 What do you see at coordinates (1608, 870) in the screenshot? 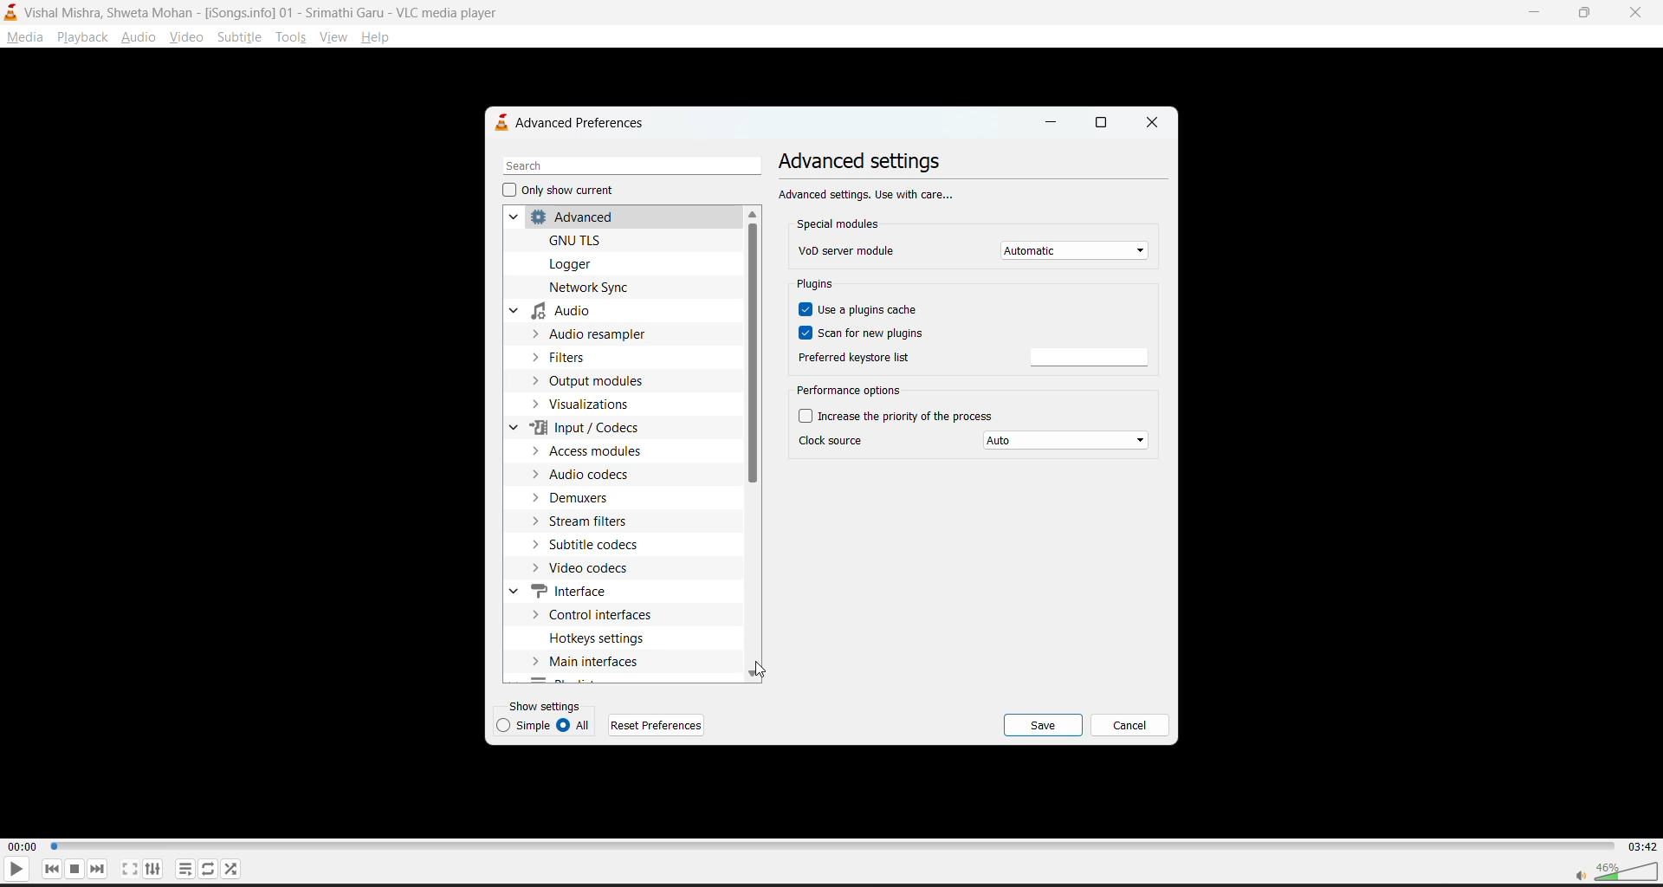
I see `volume` at bounding box center [1608, 870].